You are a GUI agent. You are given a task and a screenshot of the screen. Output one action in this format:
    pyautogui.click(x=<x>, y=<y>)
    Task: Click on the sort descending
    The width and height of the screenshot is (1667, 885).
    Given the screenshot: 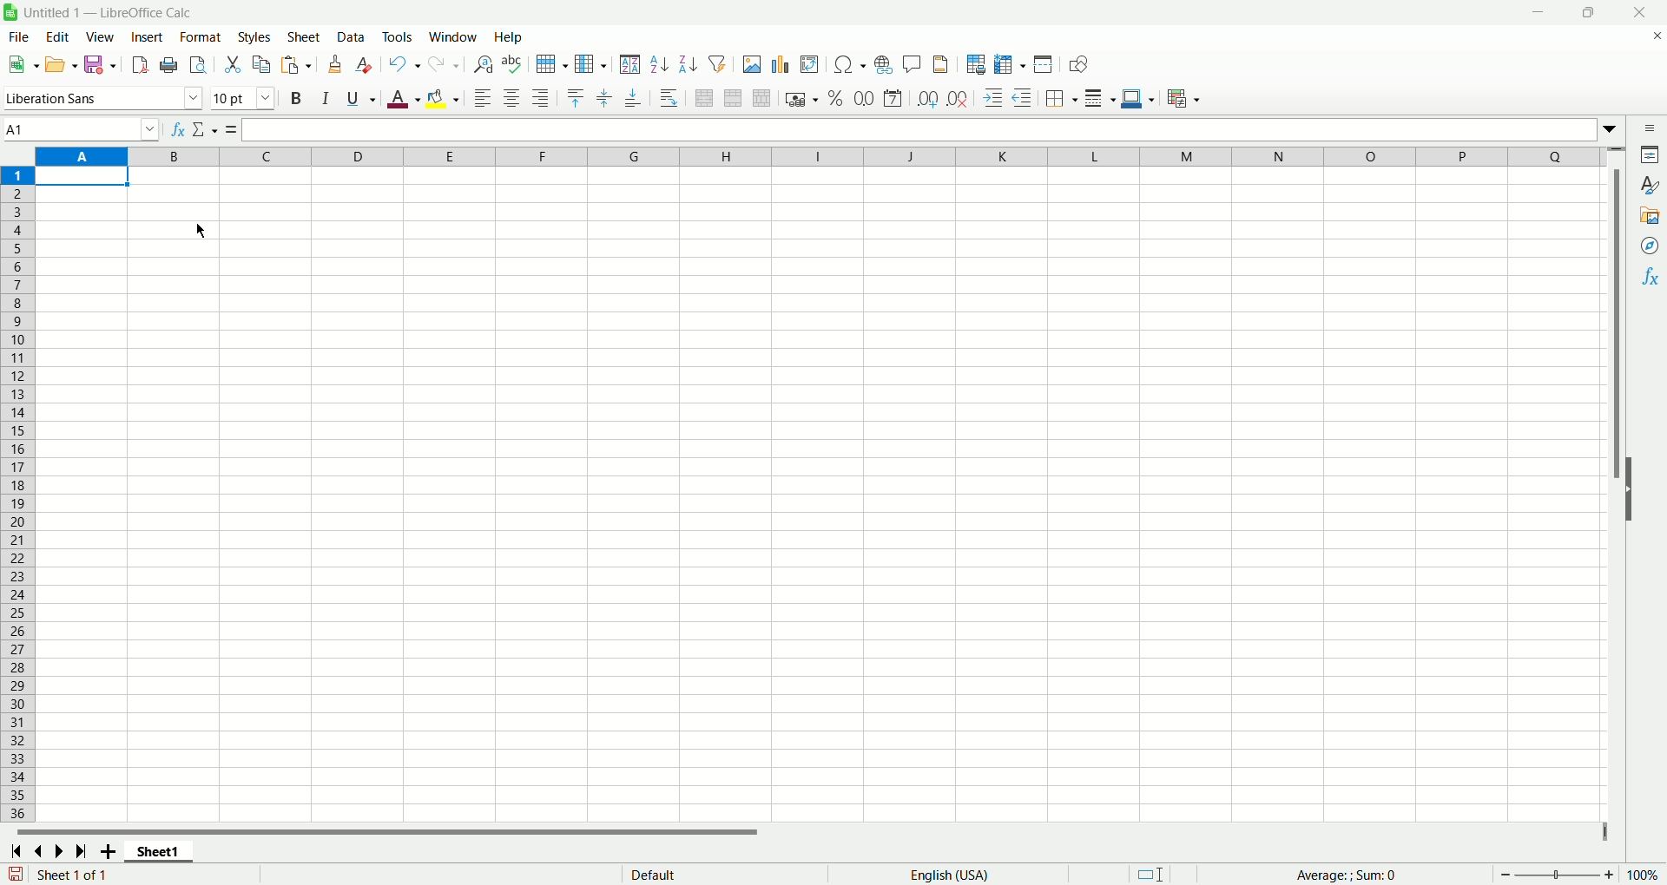 What is the action you would take?
    pyautogui.click(x=689, y=64)
    